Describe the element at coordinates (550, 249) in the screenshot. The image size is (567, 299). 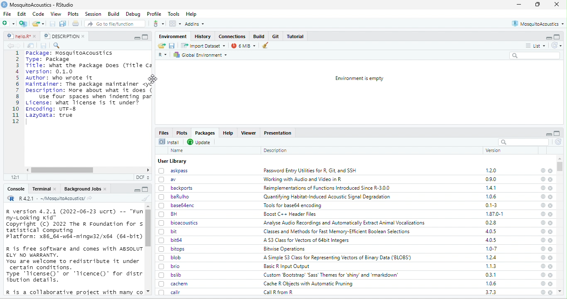
I see `close` at that location.